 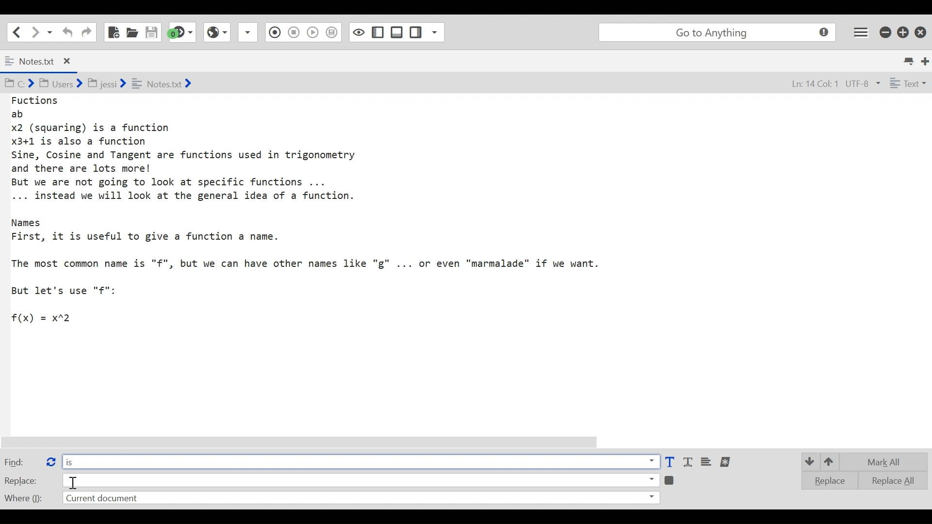 I want to click on Play Last Macro, so click(x=216, y=31).